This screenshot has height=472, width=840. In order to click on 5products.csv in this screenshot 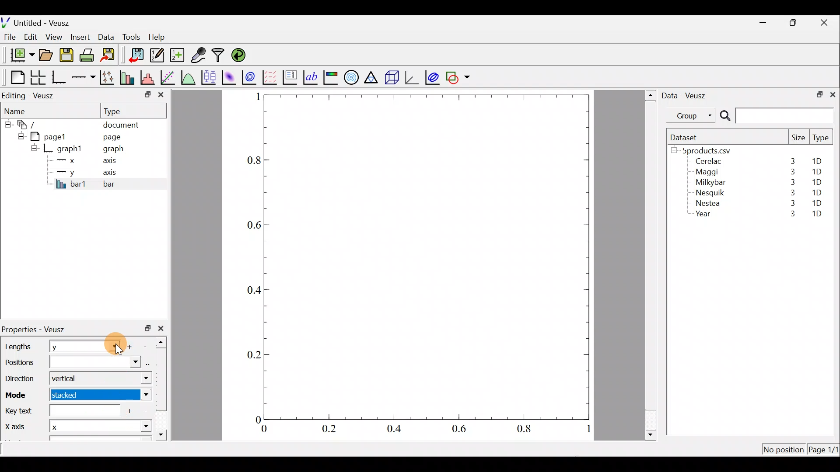, I will do `click(706, 150)`.